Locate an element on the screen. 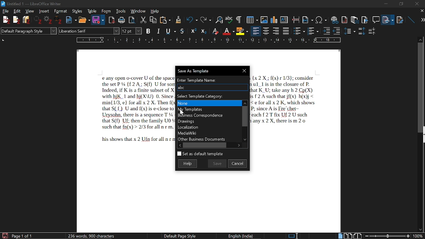 This screenshot has height=239, width=425. B is located at coordinates (148, 31).